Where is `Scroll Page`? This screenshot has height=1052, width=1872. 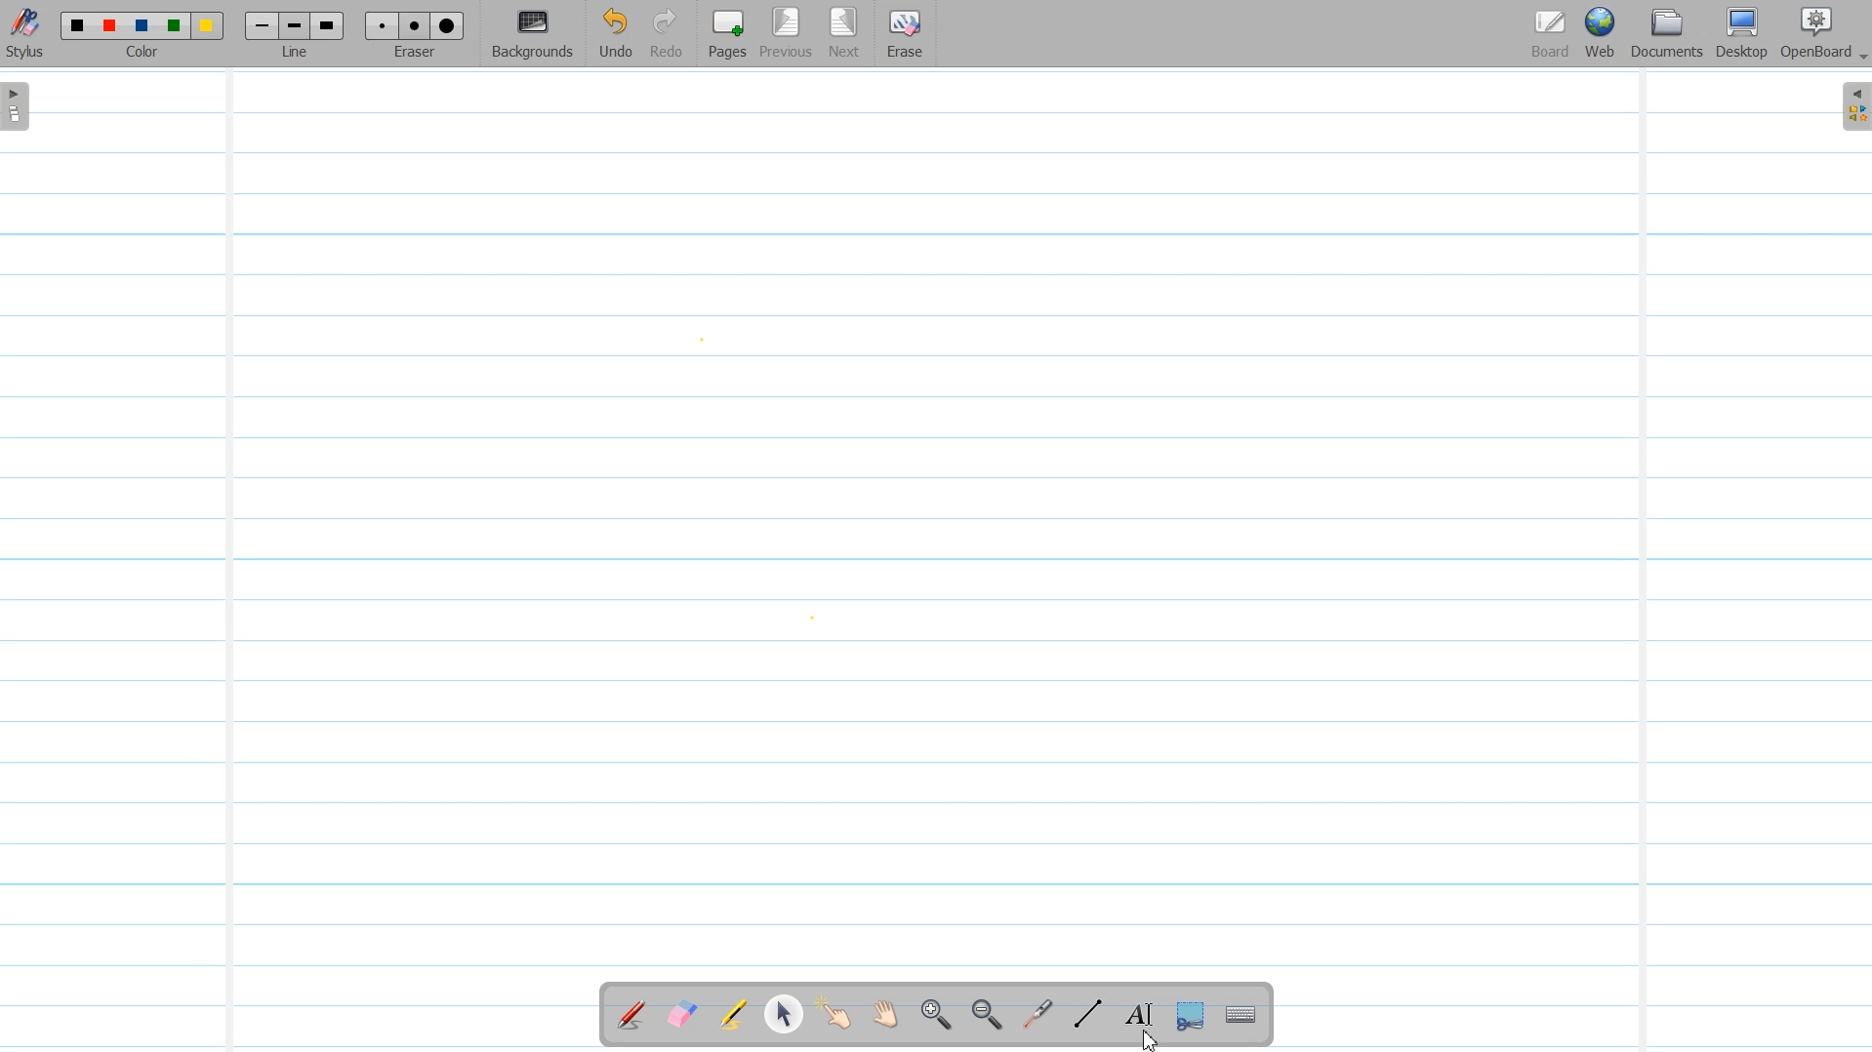
Scroll Page is located at coordinates (885, 1016).